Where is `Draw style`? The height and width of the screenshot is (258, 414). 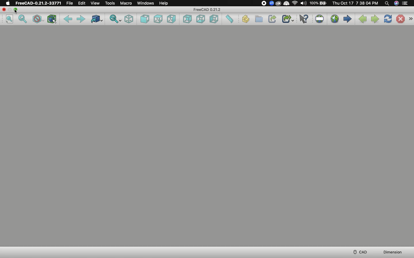
Draw style is located at coordinates (38, 19).